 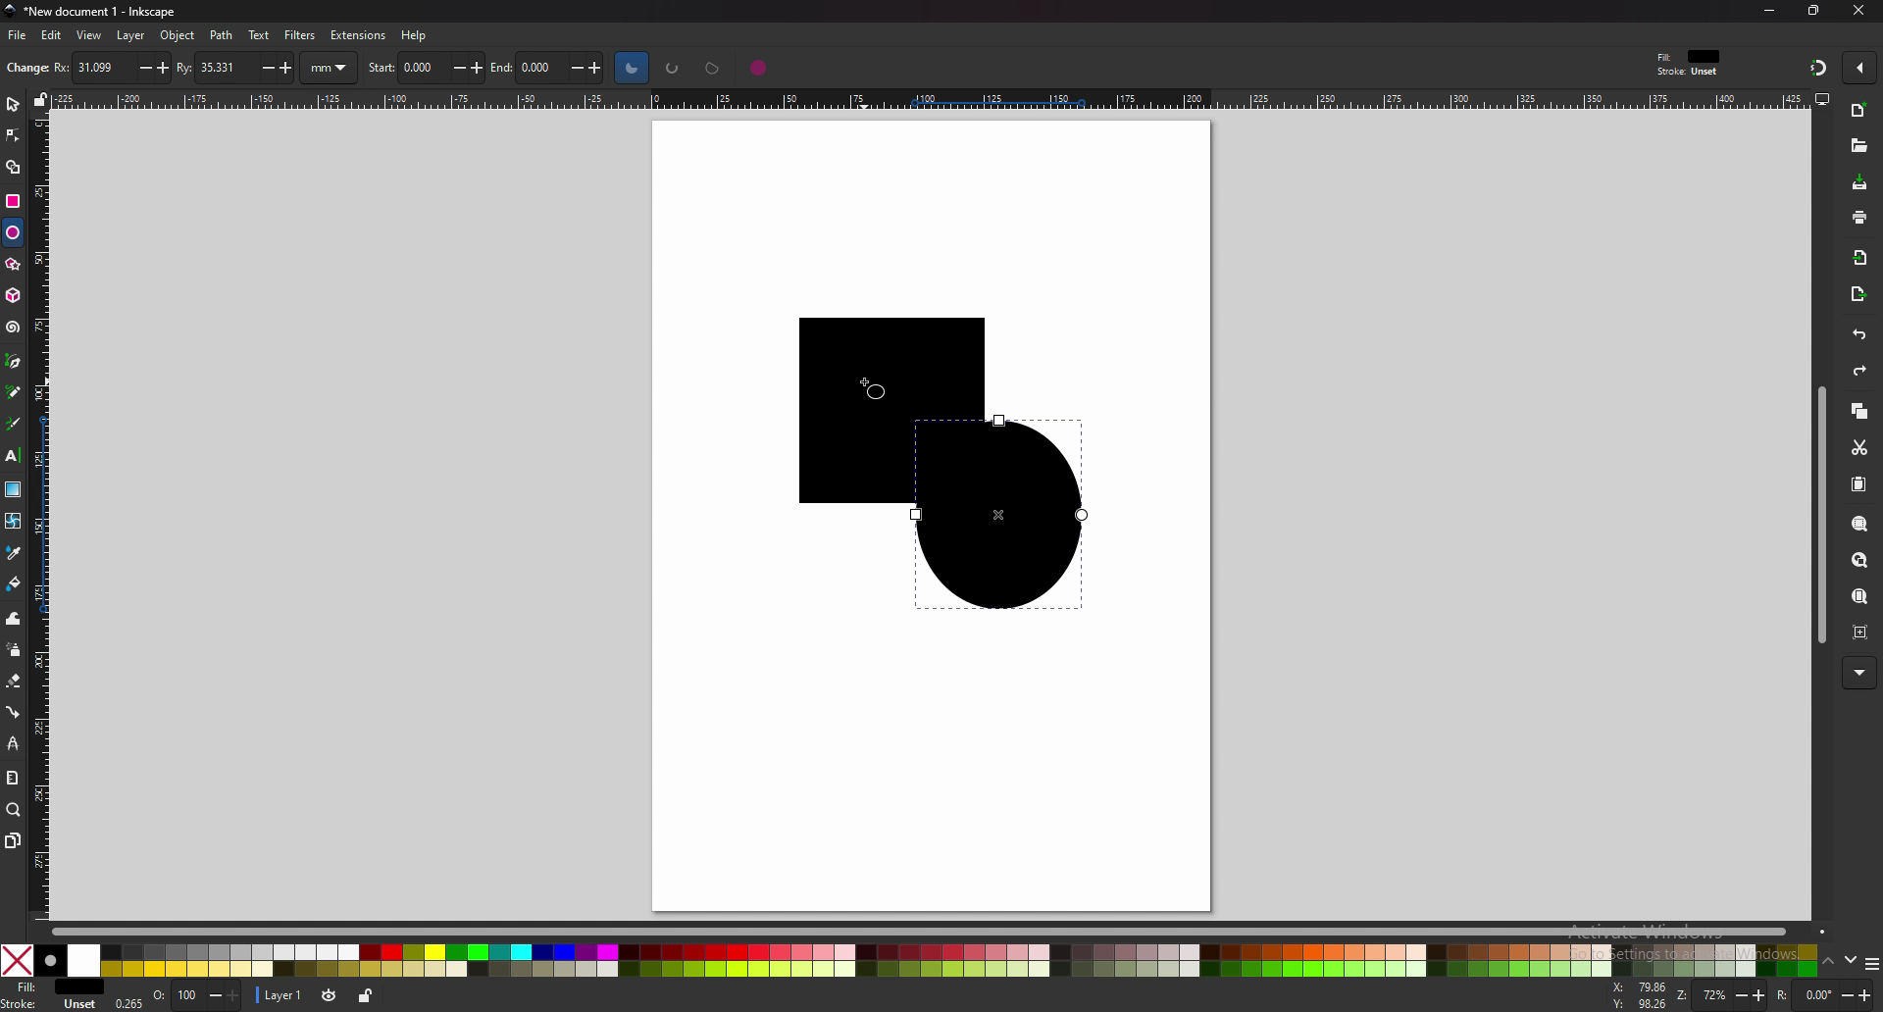 I want to click on x and y coordinates, so click(x=1639, y=994).